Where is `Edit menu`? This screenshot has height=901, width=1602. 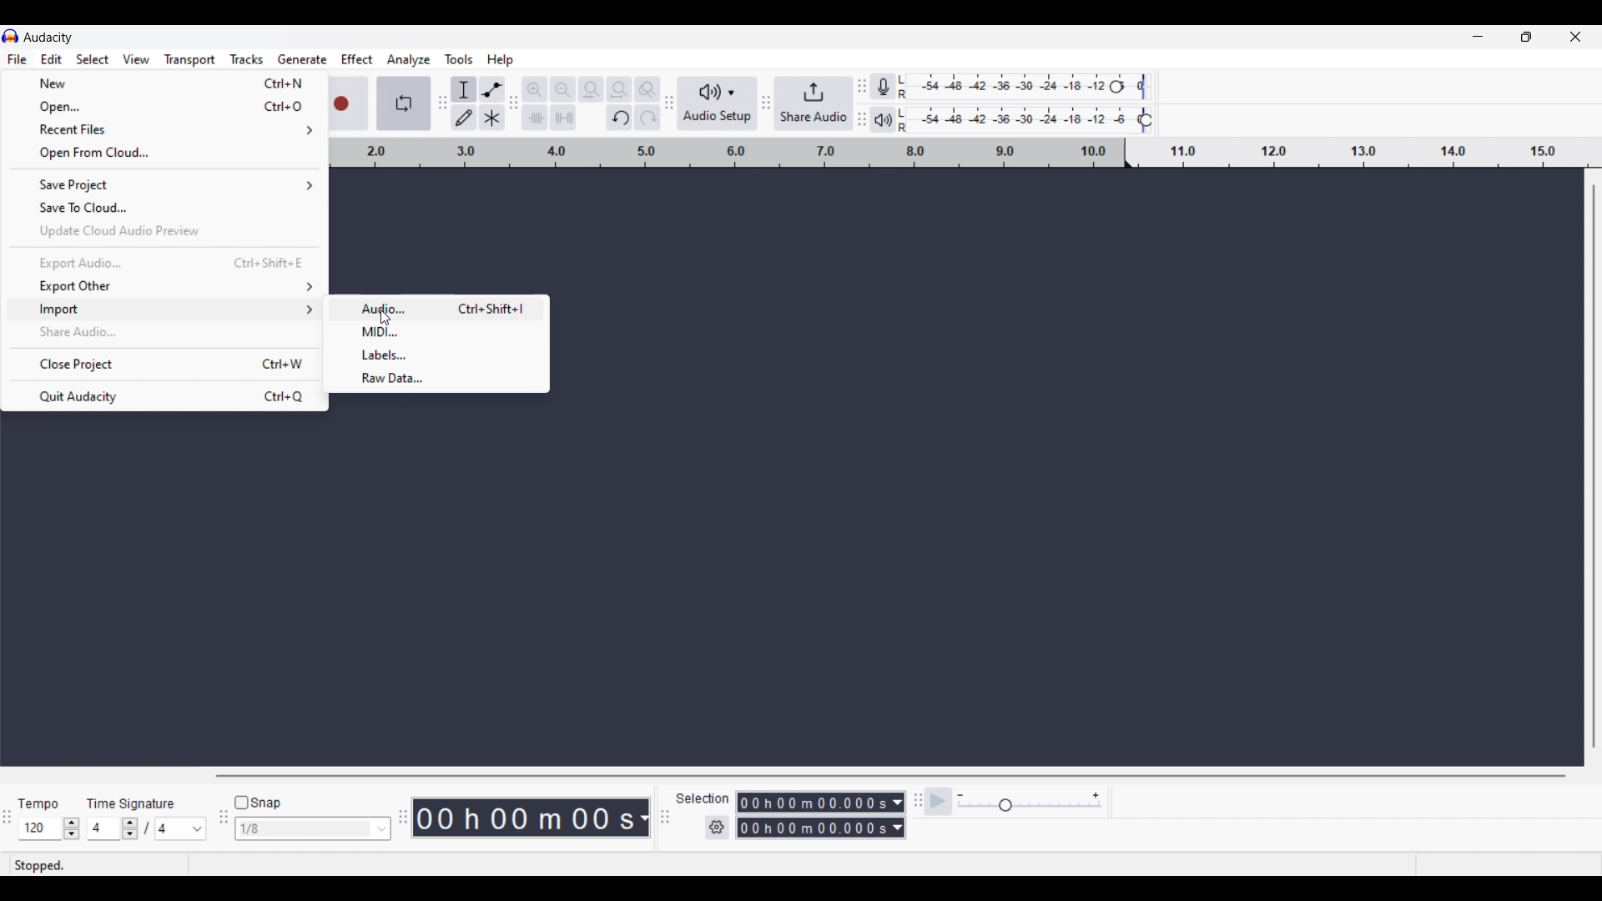 Edit menu is located at coordinates (52, 58).